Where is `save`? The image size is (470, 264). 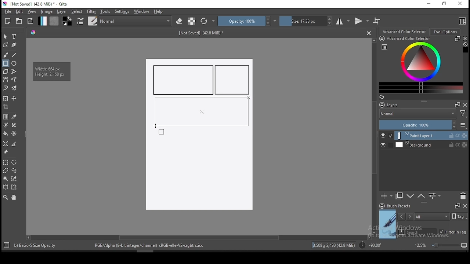
save is located at coordinates (30, 21).